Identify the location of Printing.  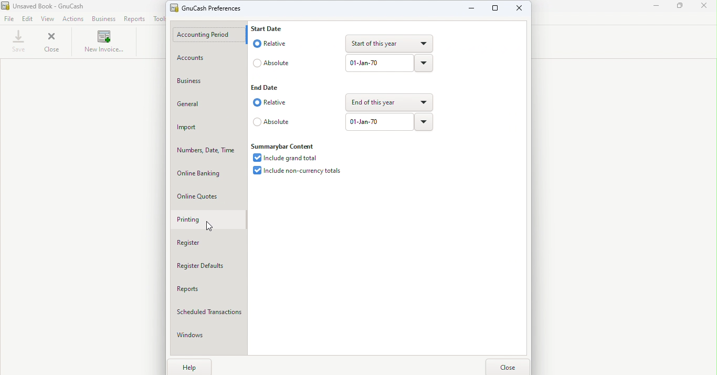
(207, 220).